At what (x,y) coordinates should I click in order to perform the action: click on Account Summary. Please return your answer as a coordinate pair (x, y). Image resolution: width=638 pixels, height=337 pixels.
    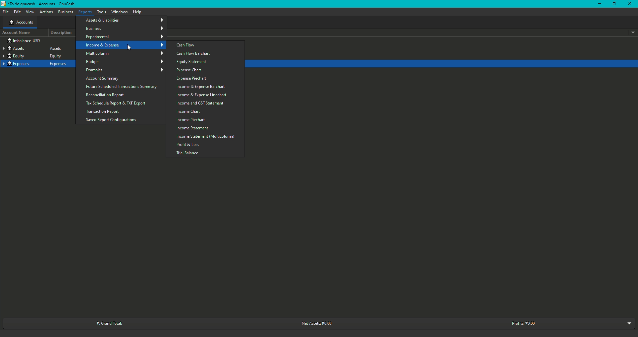
    Looking at the image, I should click on (103, 78).